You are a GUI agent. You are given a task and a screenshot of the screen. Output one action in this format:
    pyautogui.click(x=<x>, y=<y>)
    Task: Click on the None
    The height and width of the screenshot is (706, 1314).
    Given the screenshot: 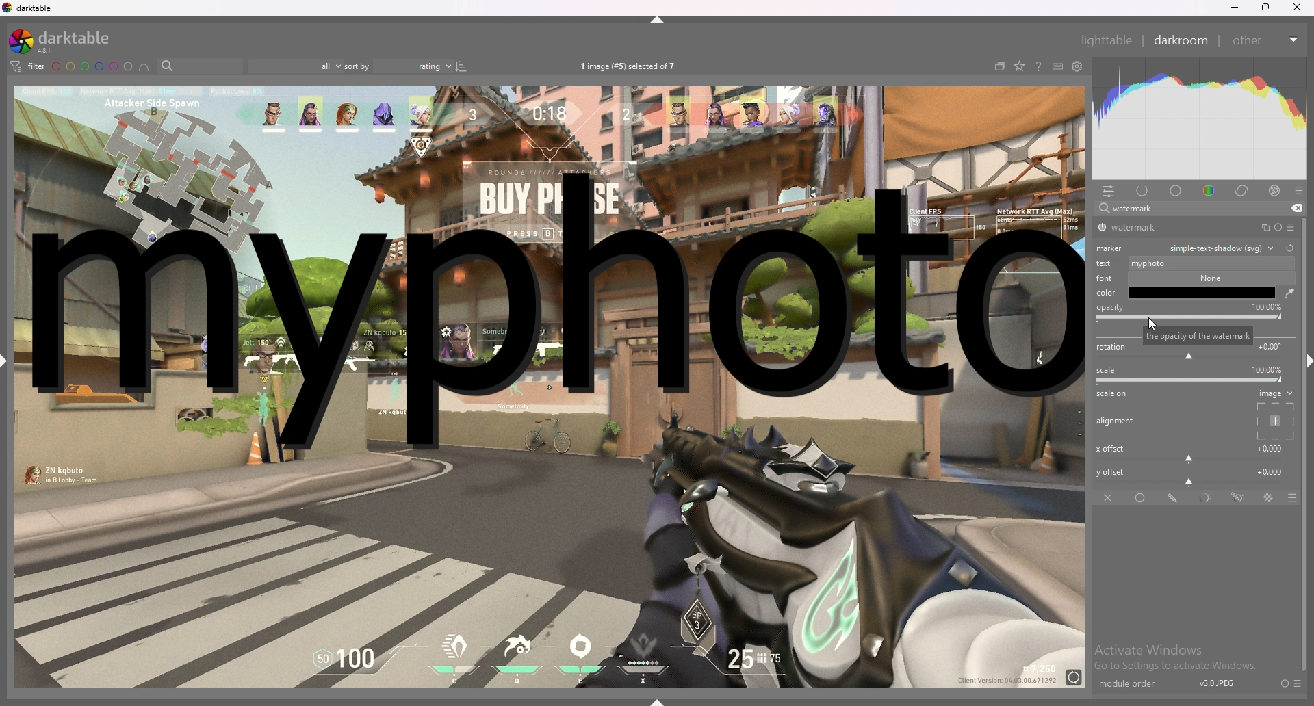 What is the action you would take?
    pyautogui.click(x=1207, y=278)
    